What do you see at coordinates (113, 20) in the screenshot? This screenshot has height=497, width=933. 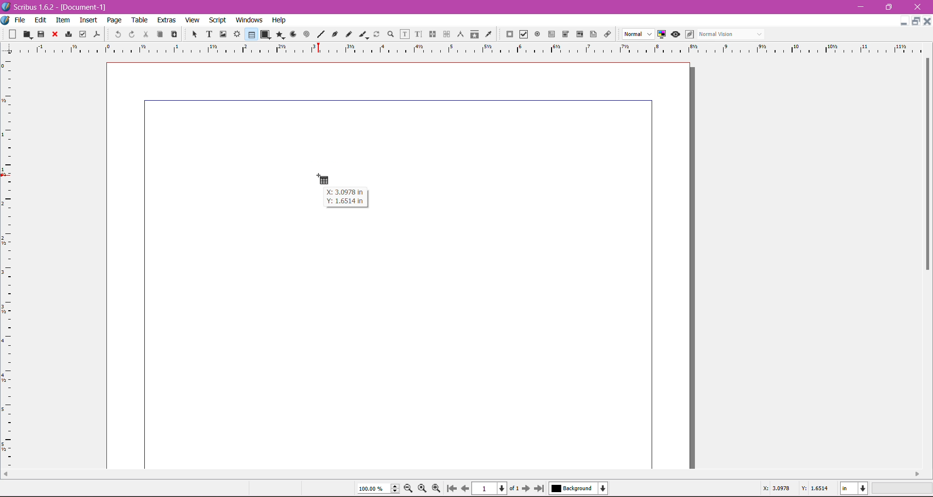 I see `Page` at bounding box center [113, 20].